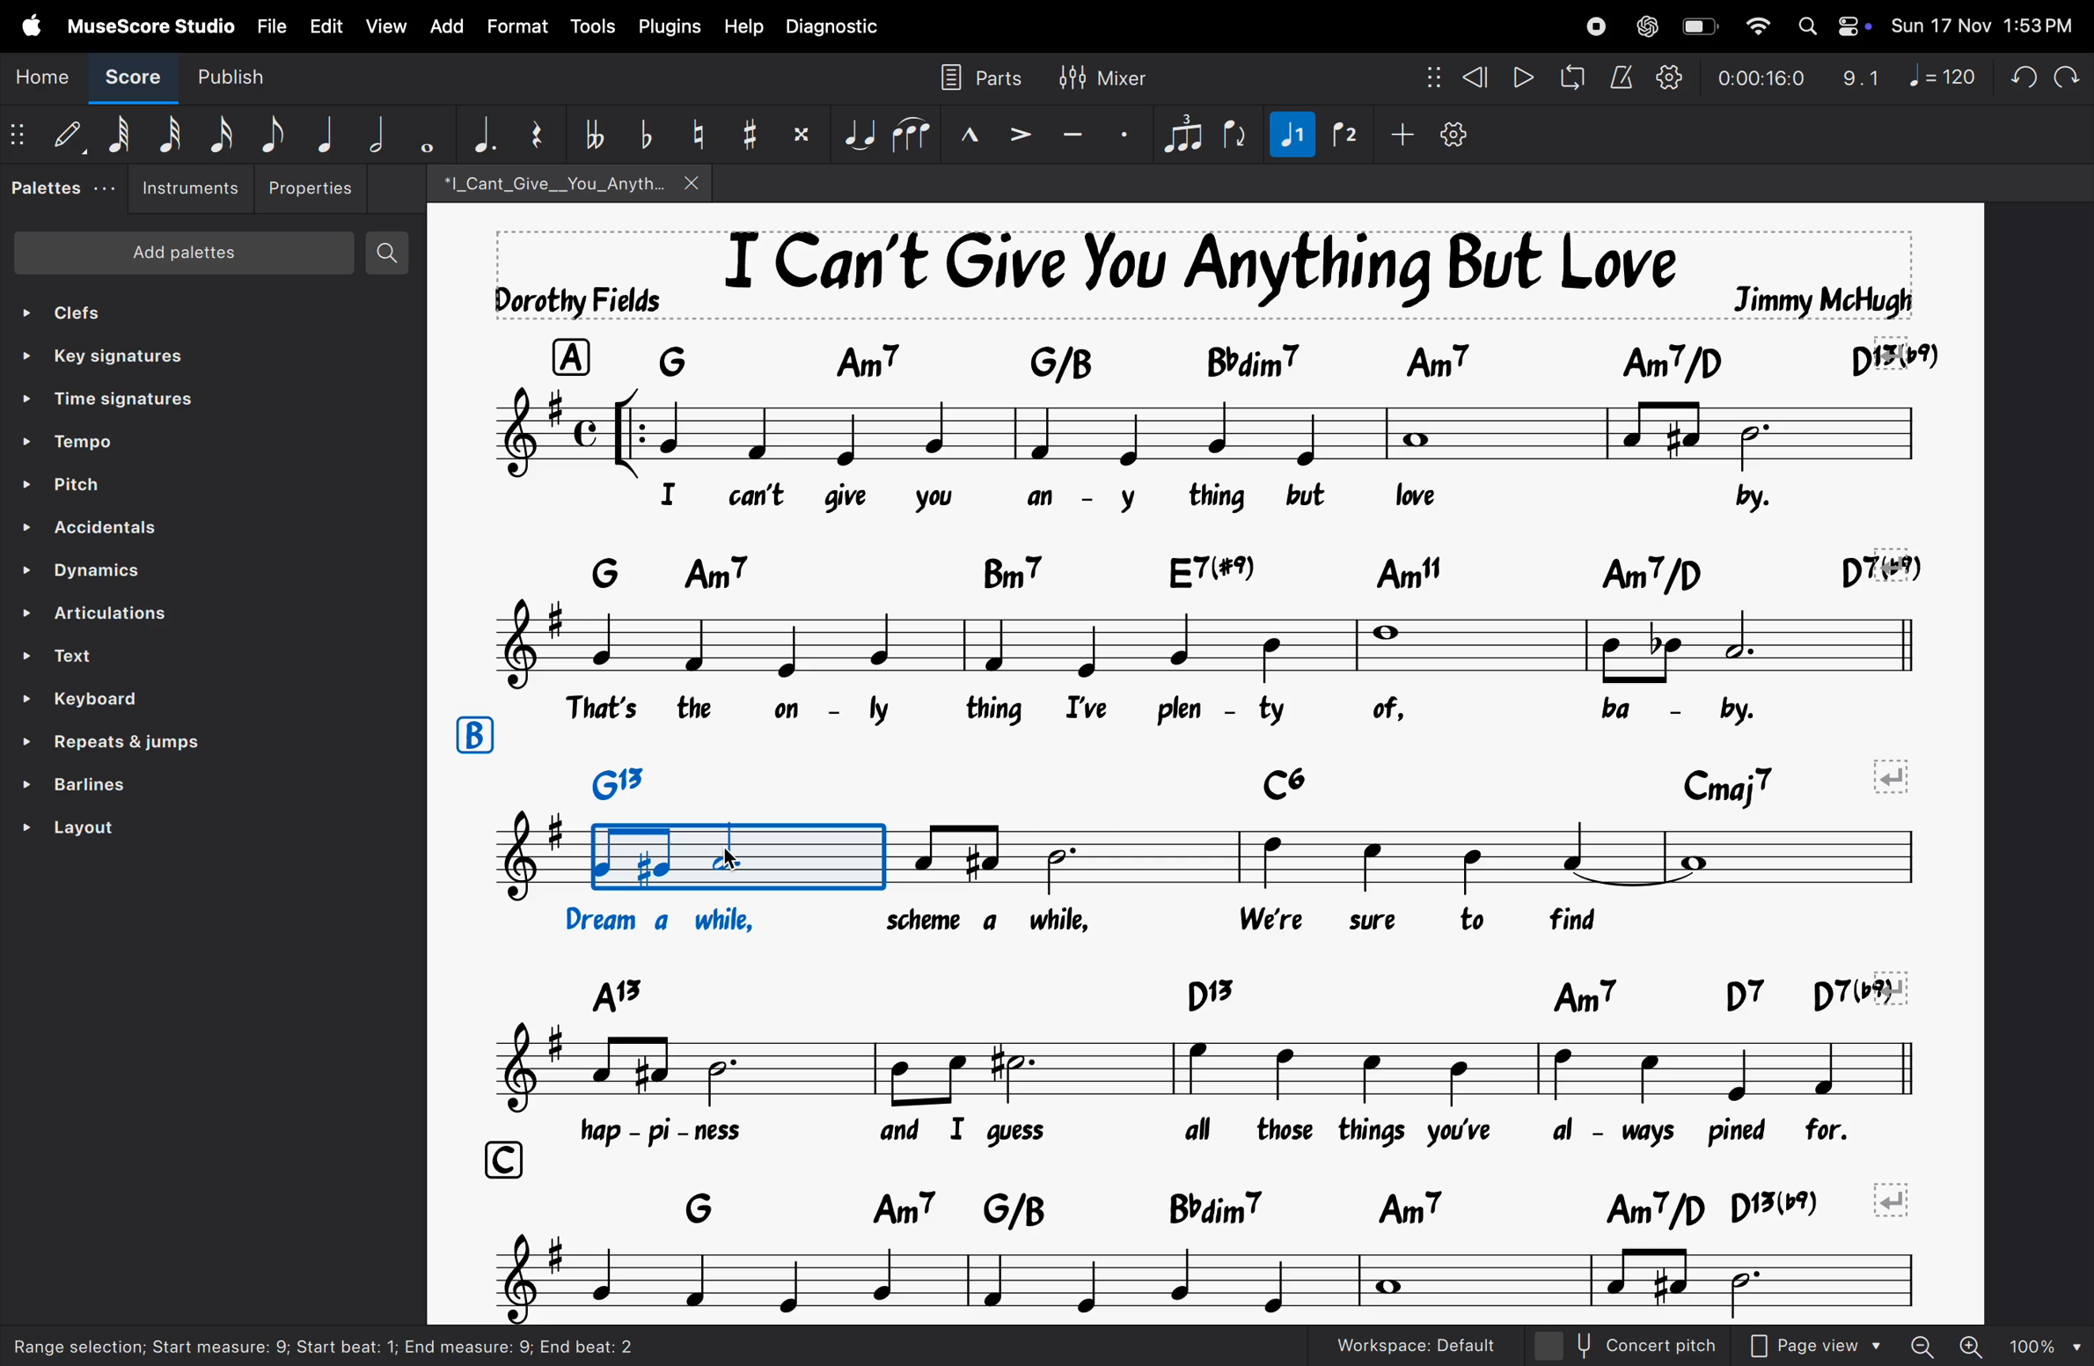 This screenshot has height=1366, width=2094. I want to click on accent, so click(1022, 135).